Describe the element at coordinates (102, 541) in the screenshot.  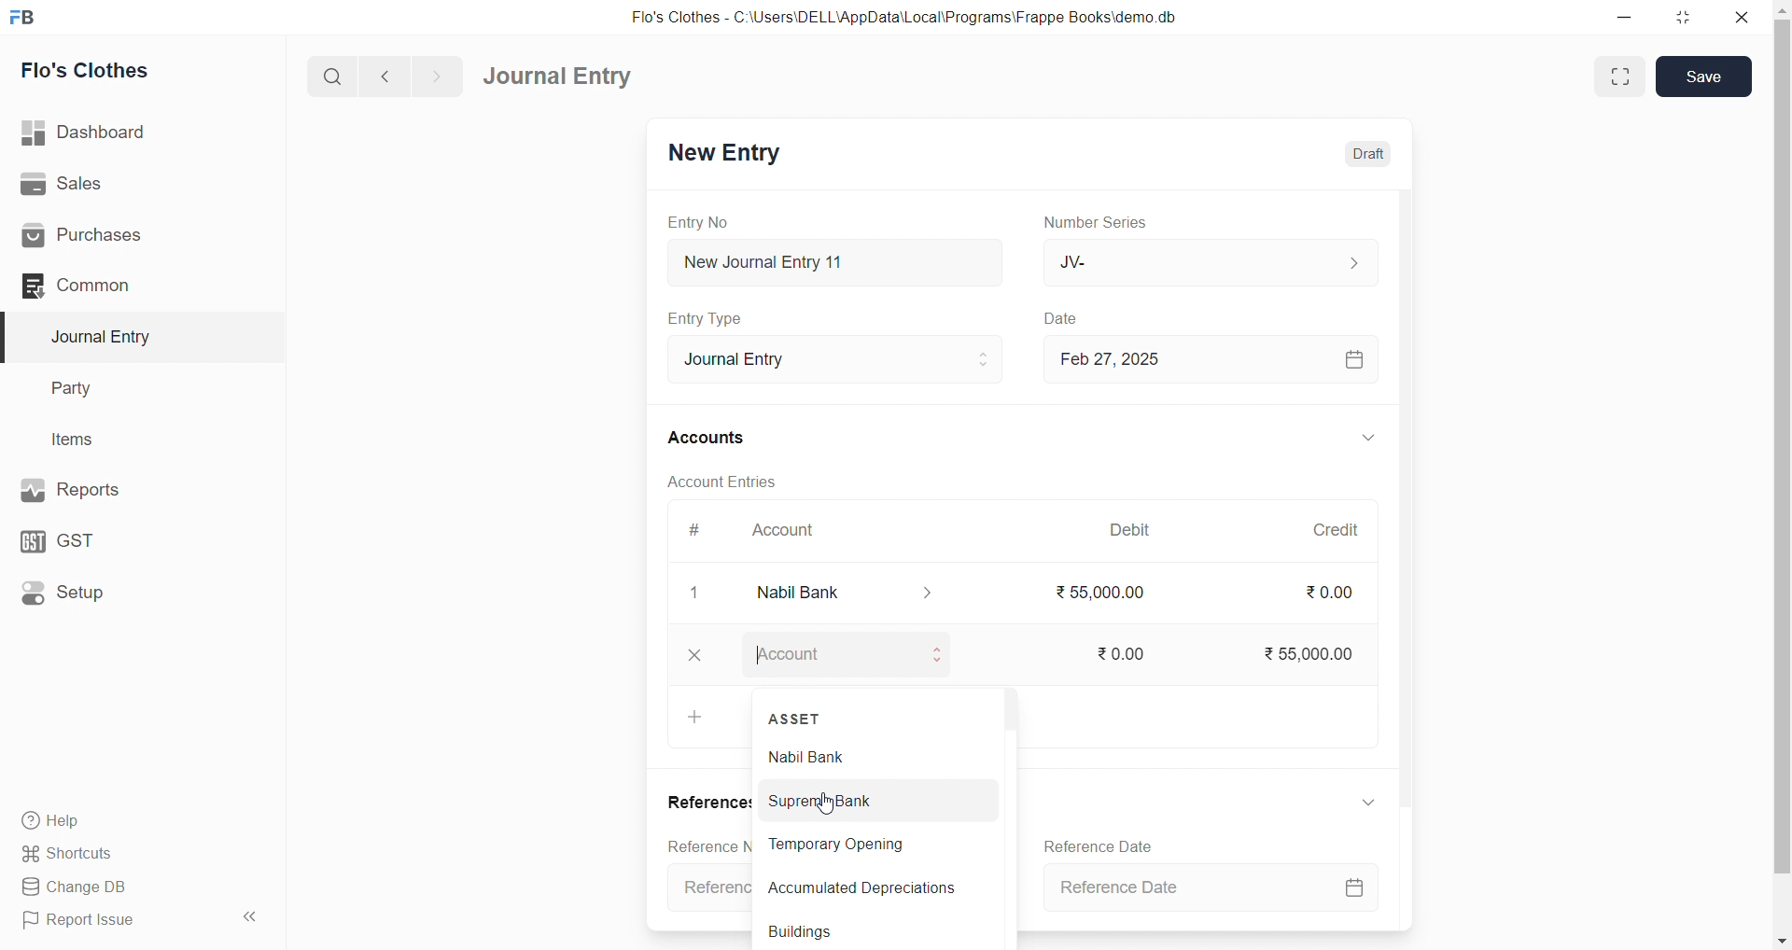
I see `GST` at that location.